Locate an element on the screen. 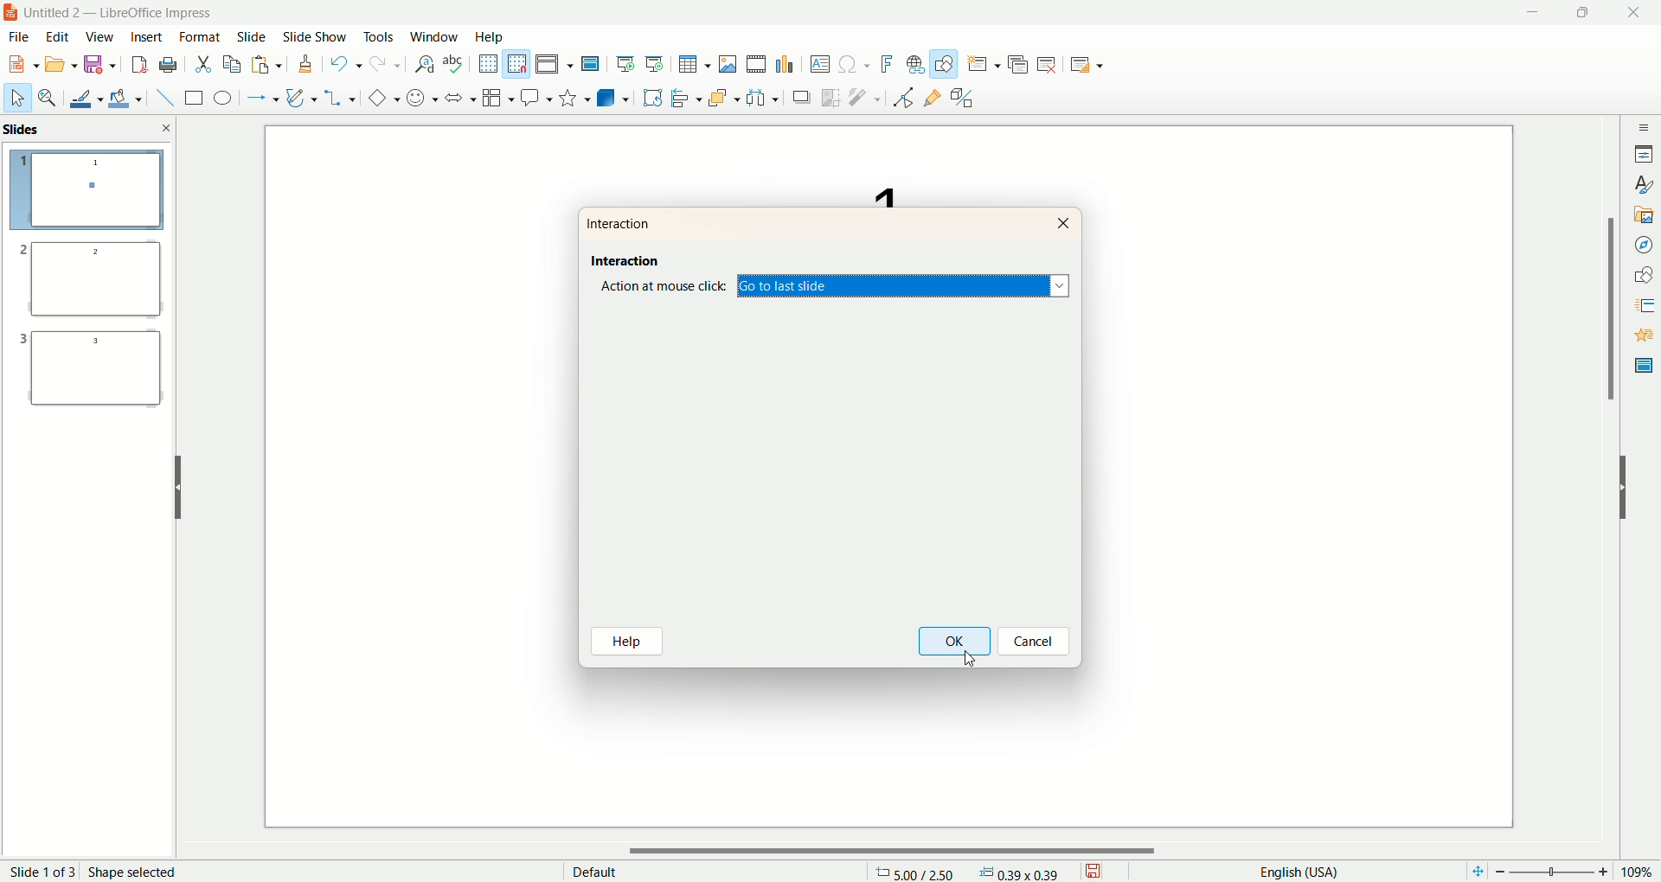 The image size is (1661, 882). zoom percentage is located at coordinates (1641, 872).